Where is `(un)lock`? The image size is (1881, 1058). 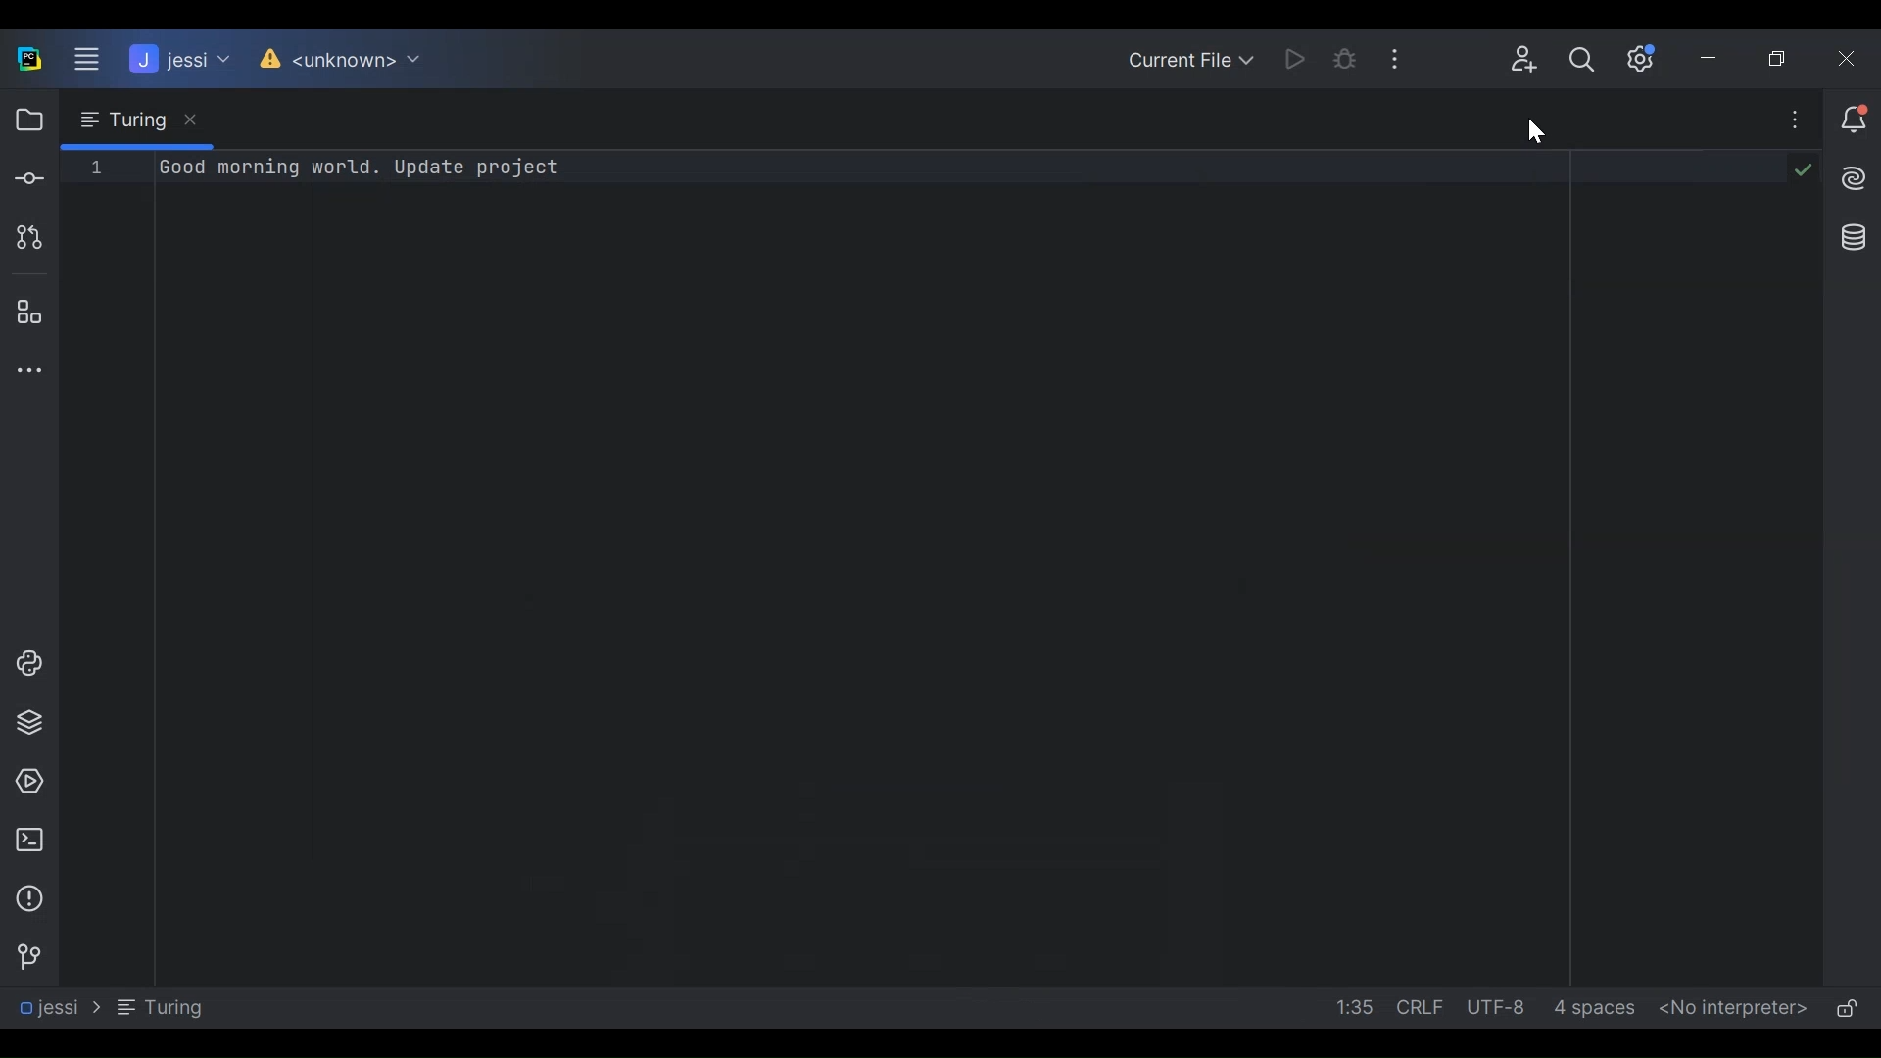
(un)lock is located at coordinates (1851, 1011).